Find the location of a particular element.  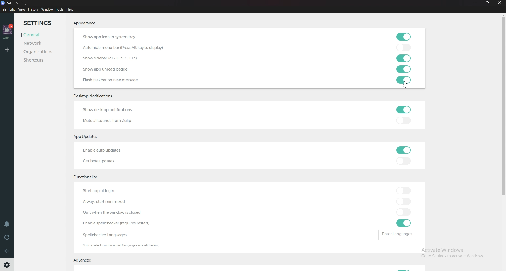

Show app unread badge is located at coordinates (108, 69).